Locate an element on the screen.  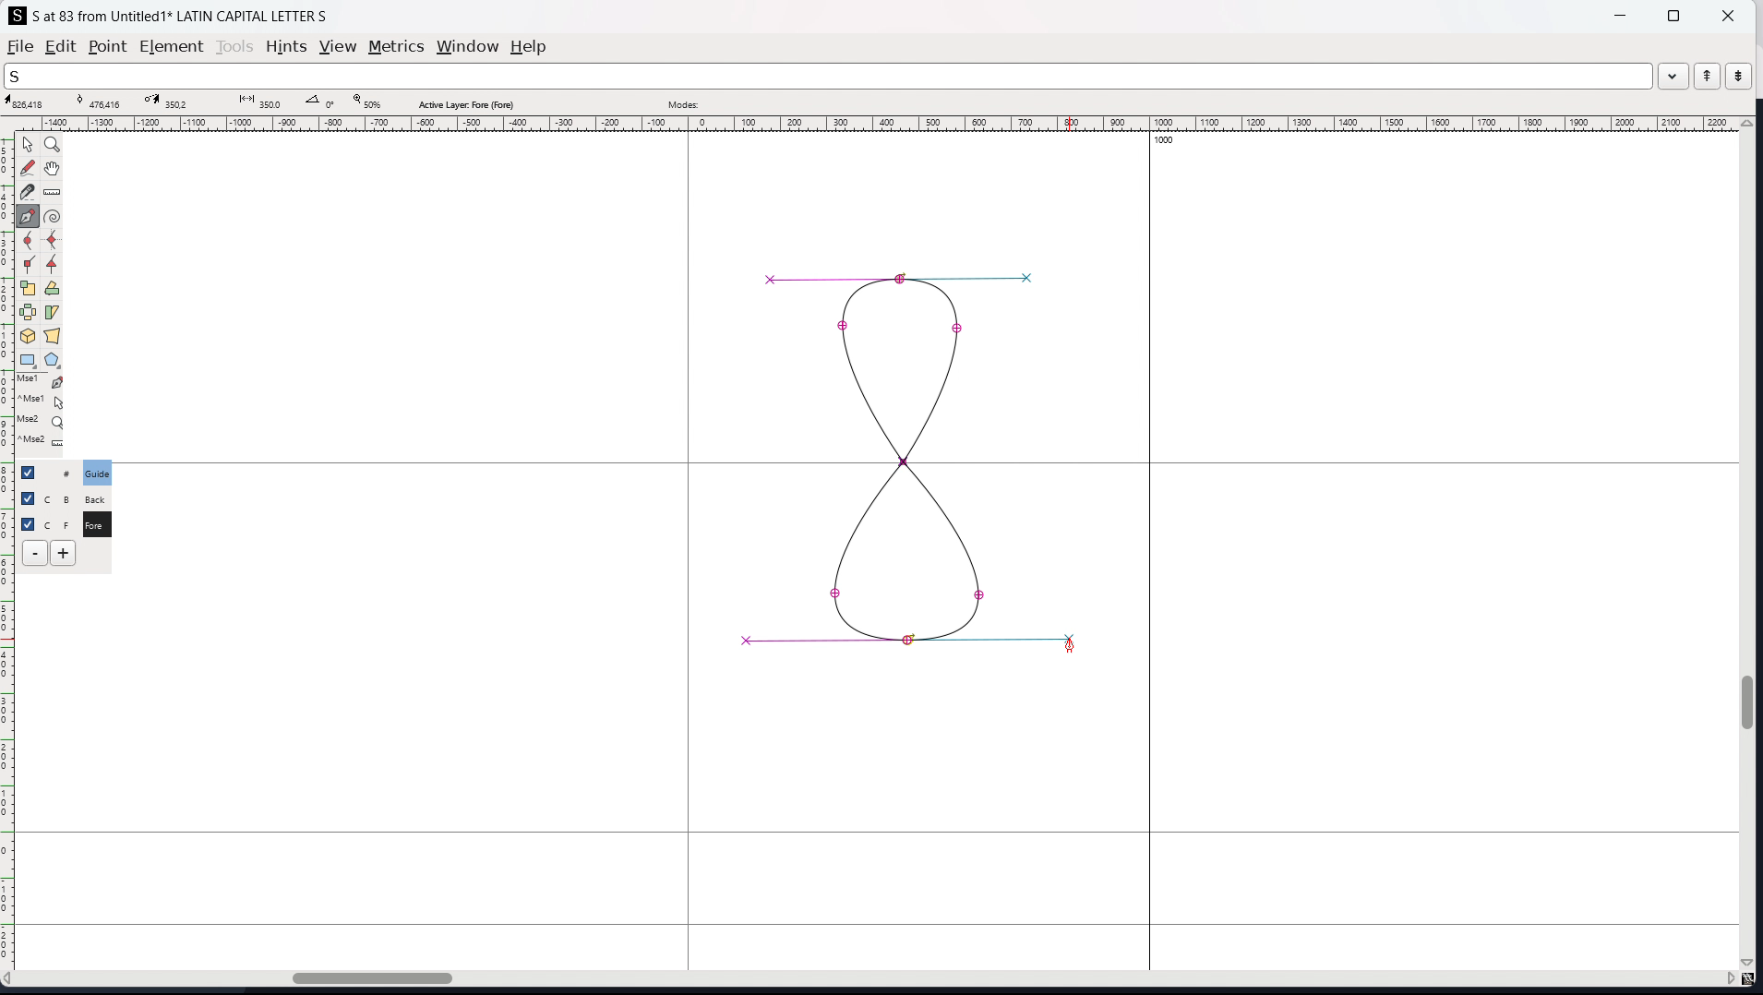
pointer is located at coordinates (29, 144).